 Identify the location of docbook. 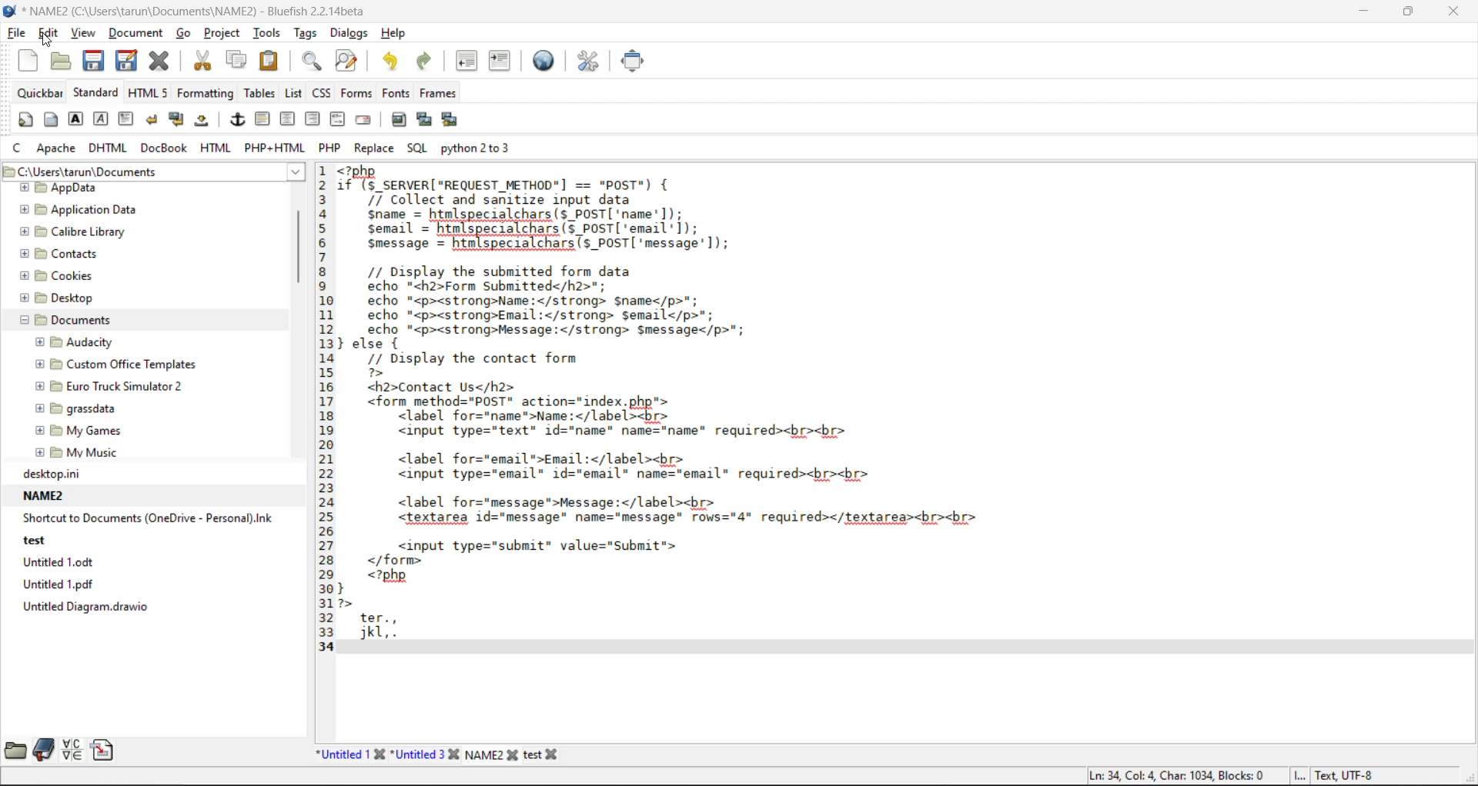
(167, 147).